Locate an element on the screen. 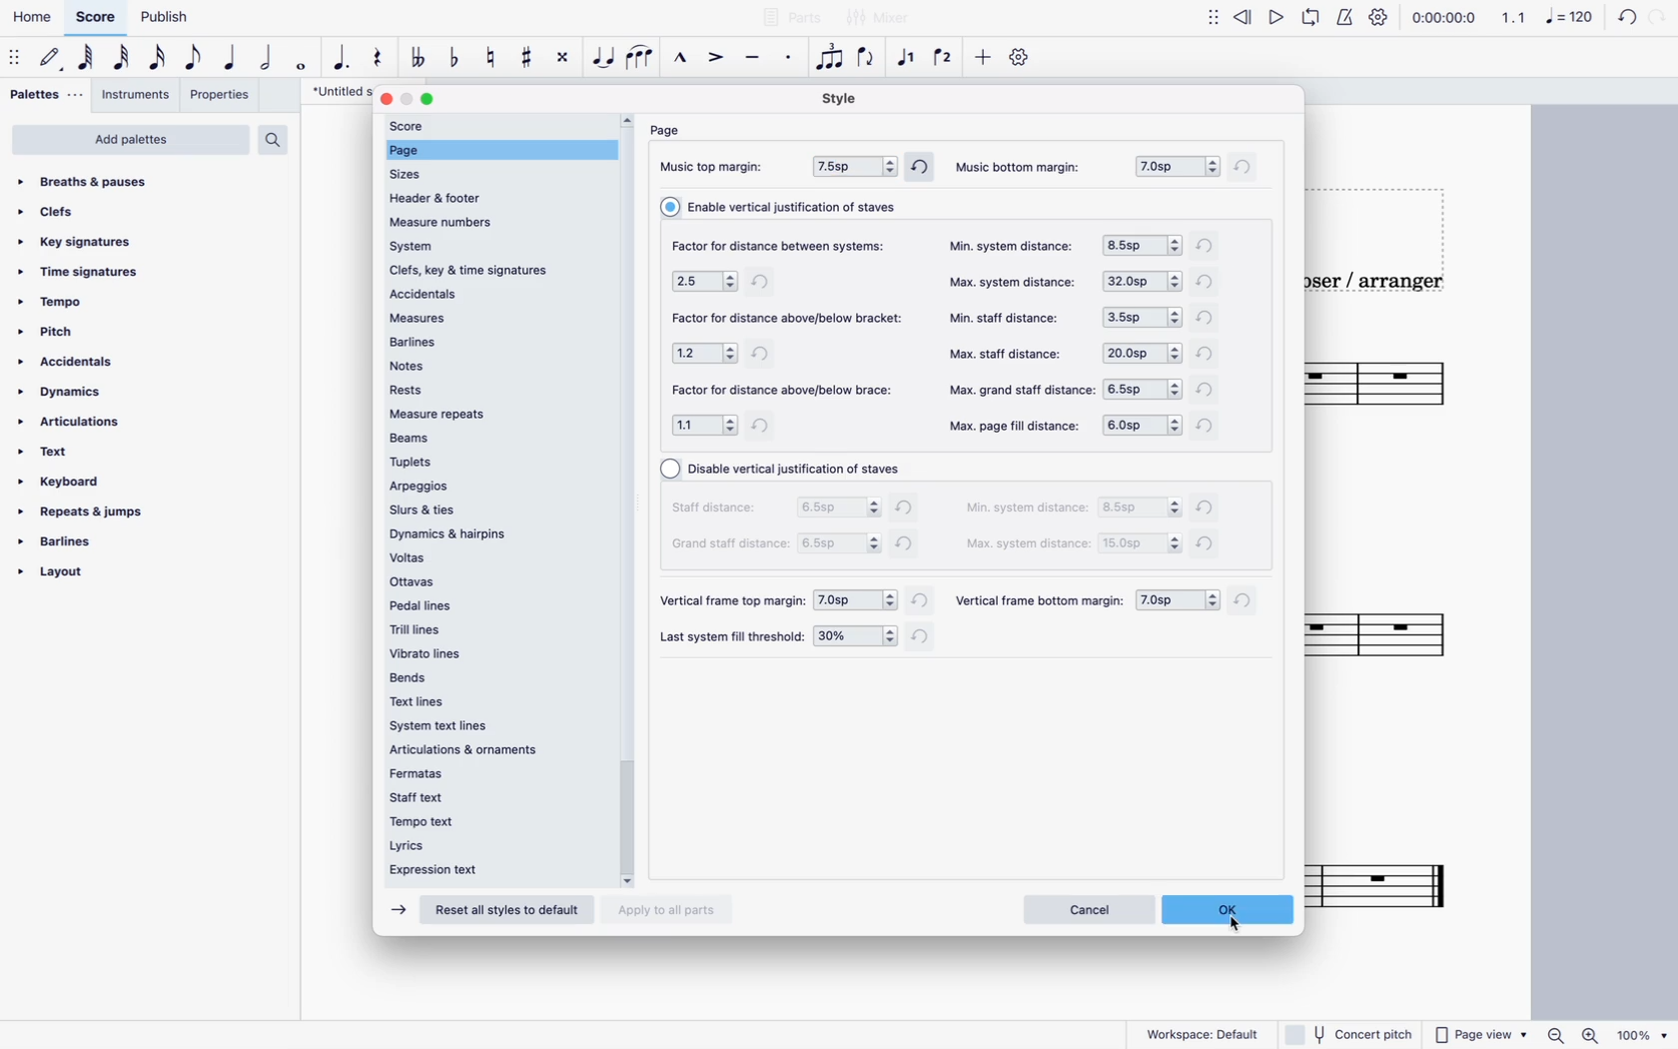  header & footer is located at coordinates (457, 197).